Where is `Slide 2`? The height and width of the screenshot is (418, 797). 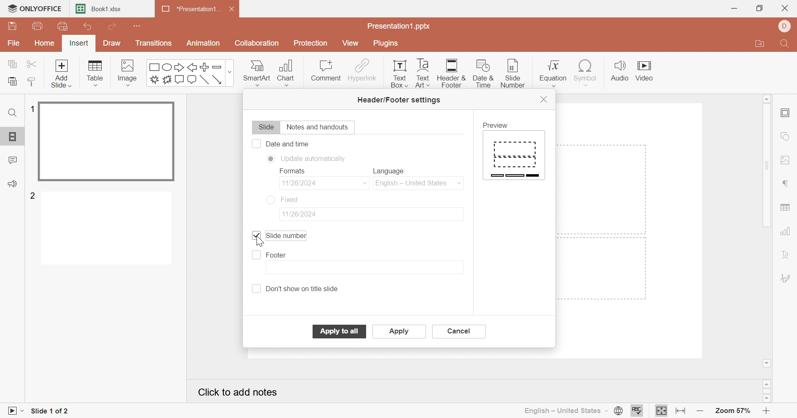
Slide 2 is located at coordinates (108, 230).